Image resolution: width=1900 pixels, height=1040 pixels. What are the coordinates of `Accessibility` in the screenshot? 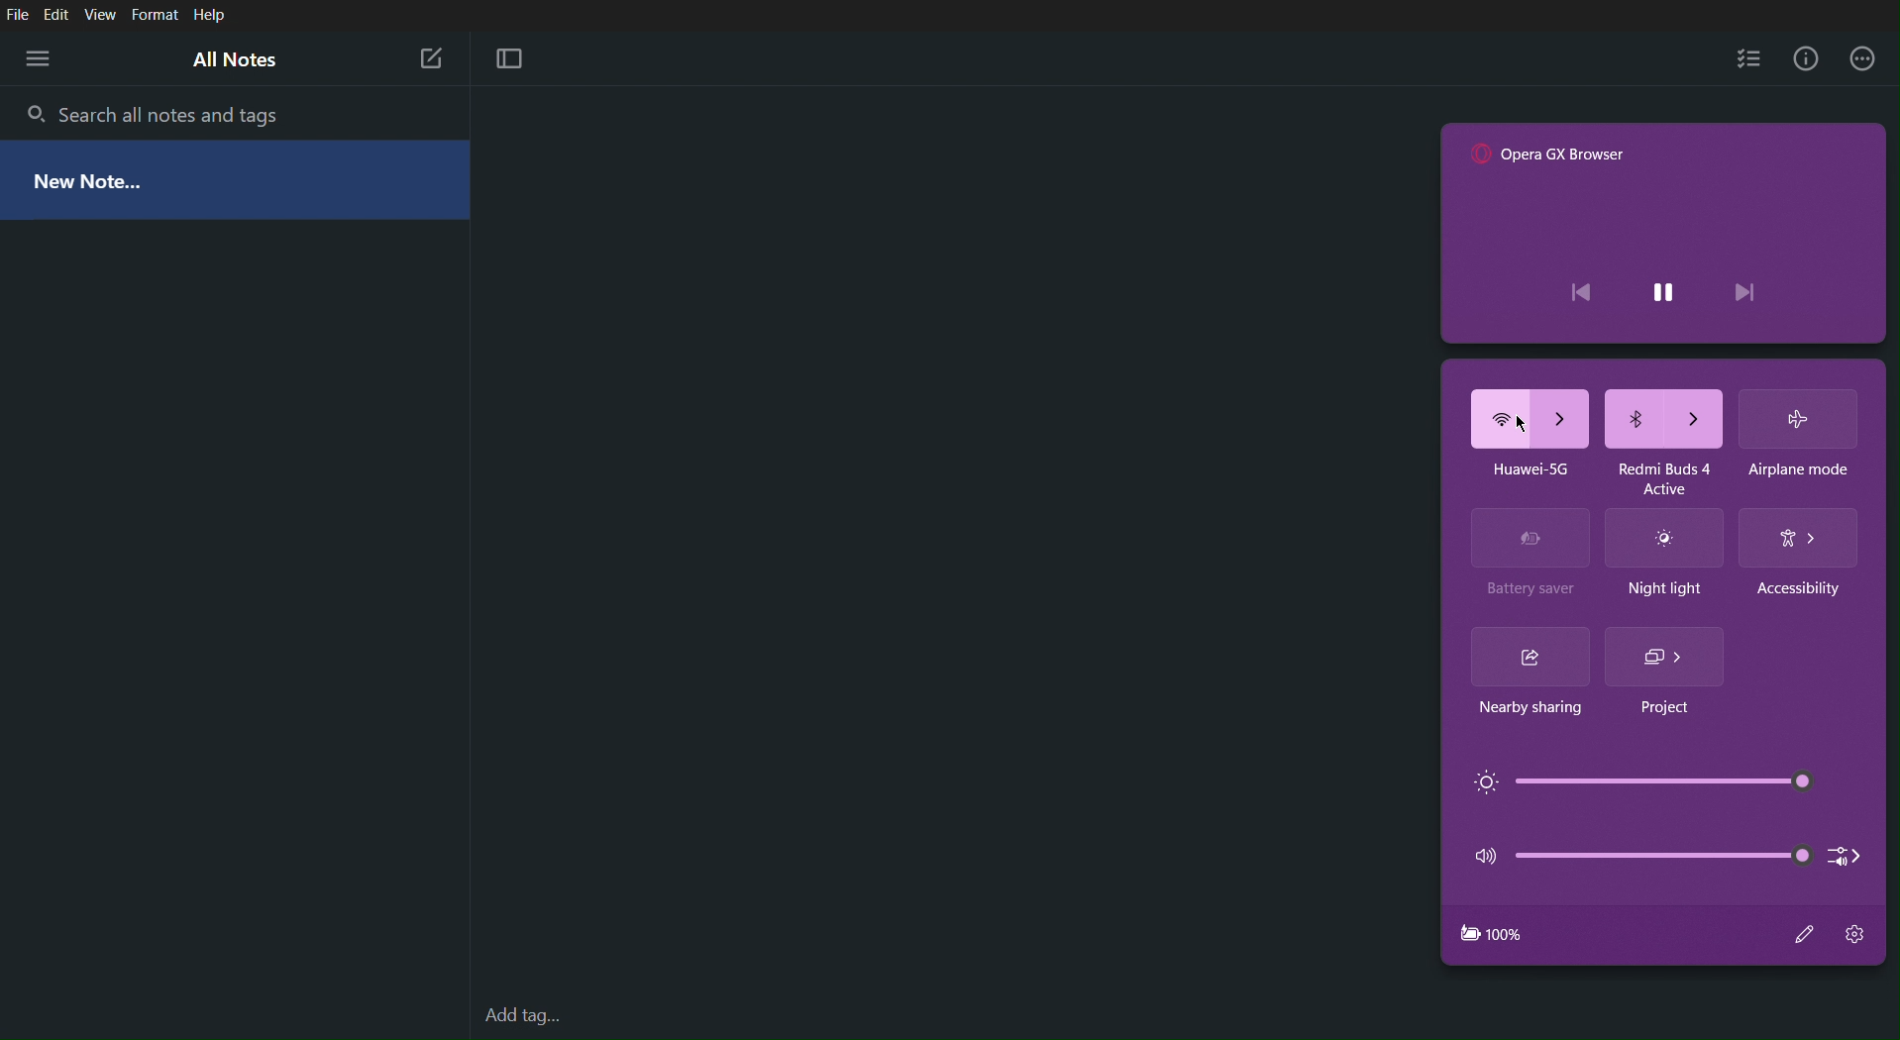 It's located at (1802, 596).